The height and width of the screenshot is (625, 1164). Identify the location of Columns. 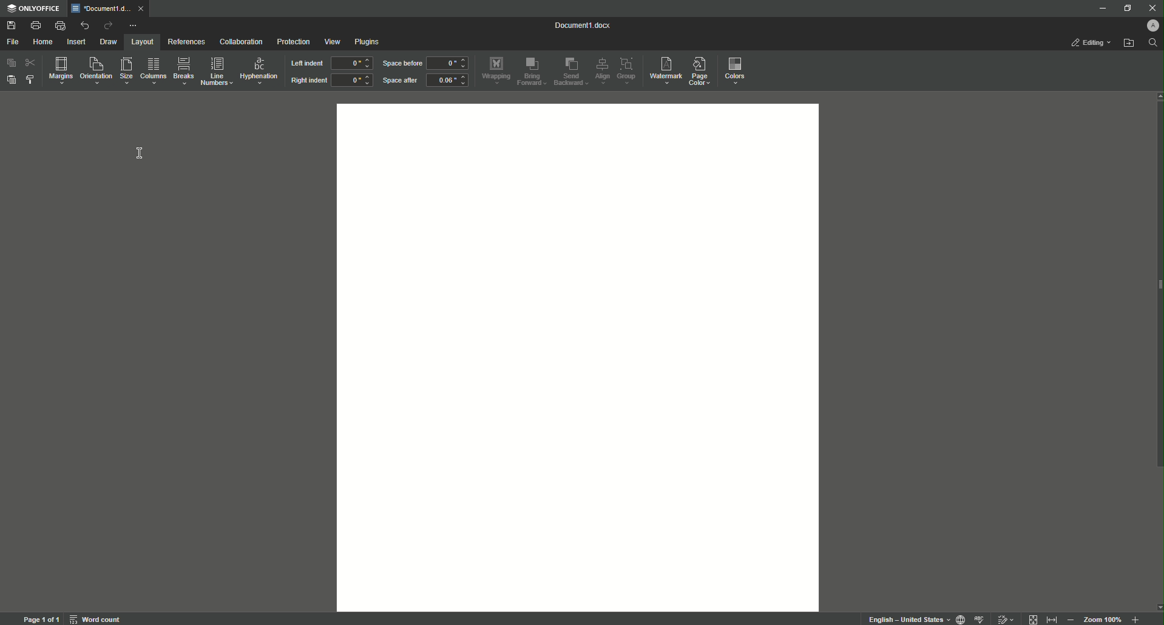
(154, 72).